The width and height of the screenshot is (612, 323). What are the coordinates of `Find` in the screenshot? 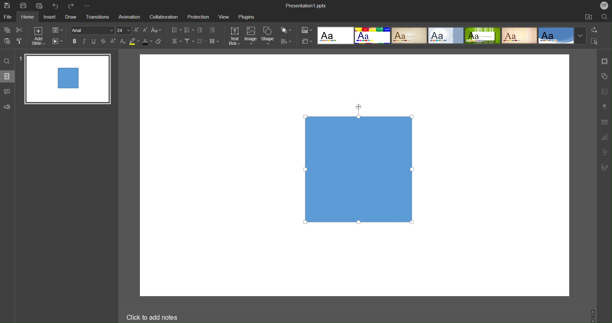 It's located at (7, 61).